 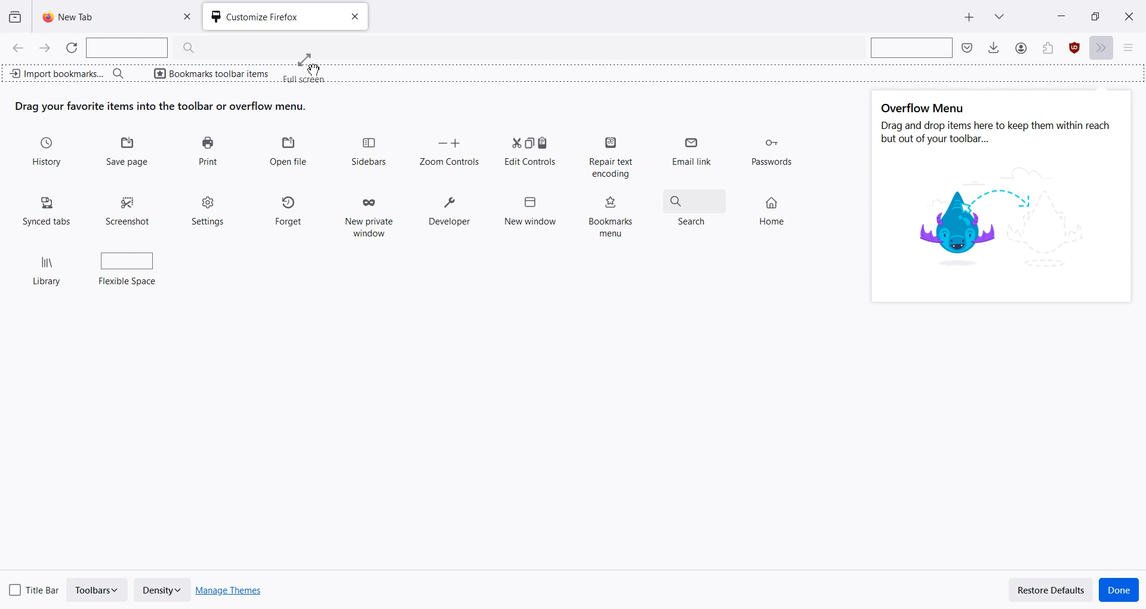 What do you see at coordinates (530, 150) in the screenshot?
I see `Edit Controls` at bounding box center [530, 150].